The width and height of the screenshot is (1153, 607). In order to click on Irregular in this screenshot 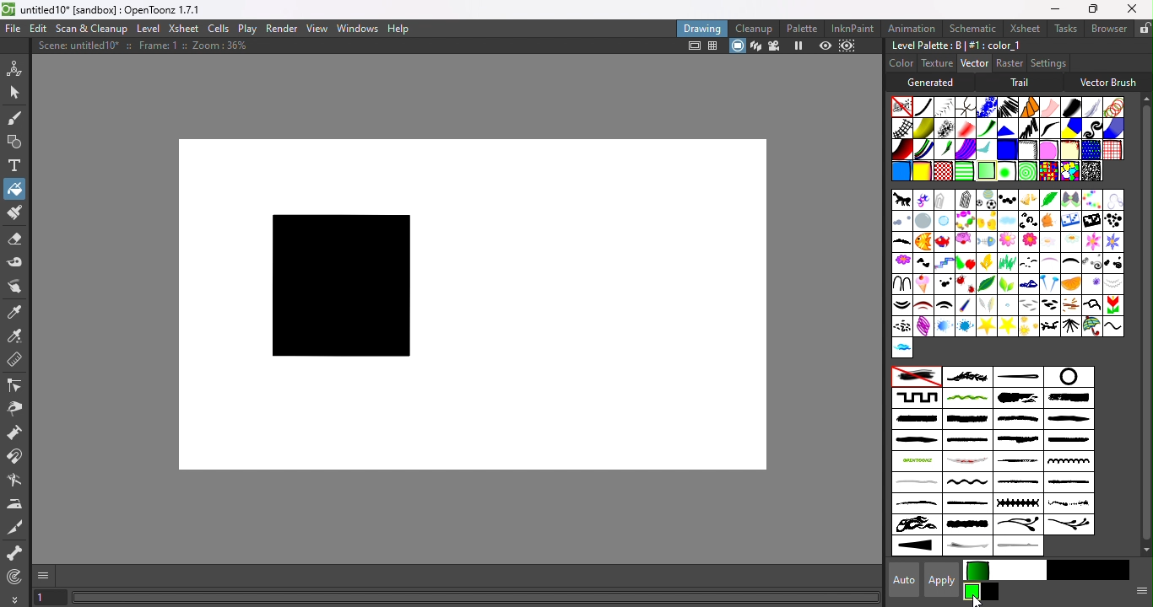, I will do `click(900, 173)`.